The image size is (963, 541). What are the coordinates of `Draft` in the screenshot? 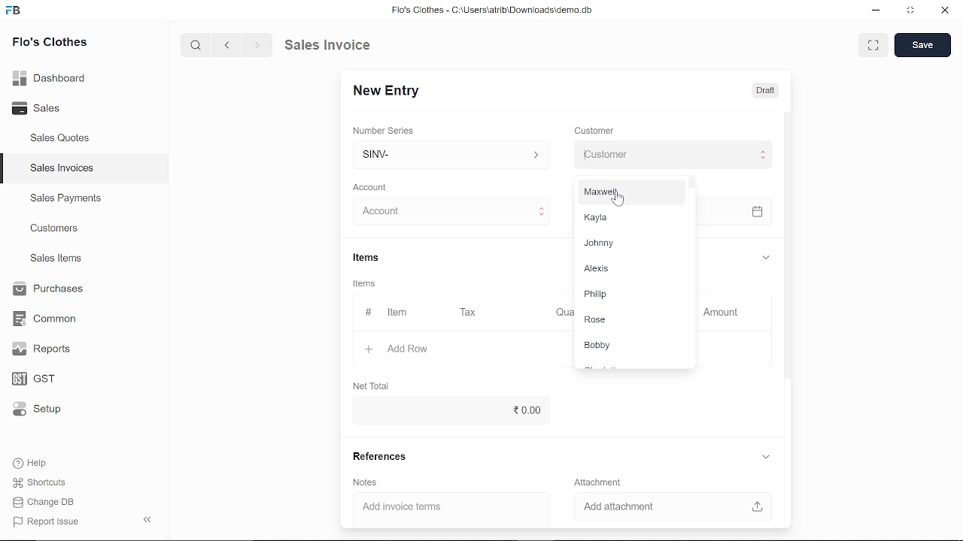 It's located at (768, 89).